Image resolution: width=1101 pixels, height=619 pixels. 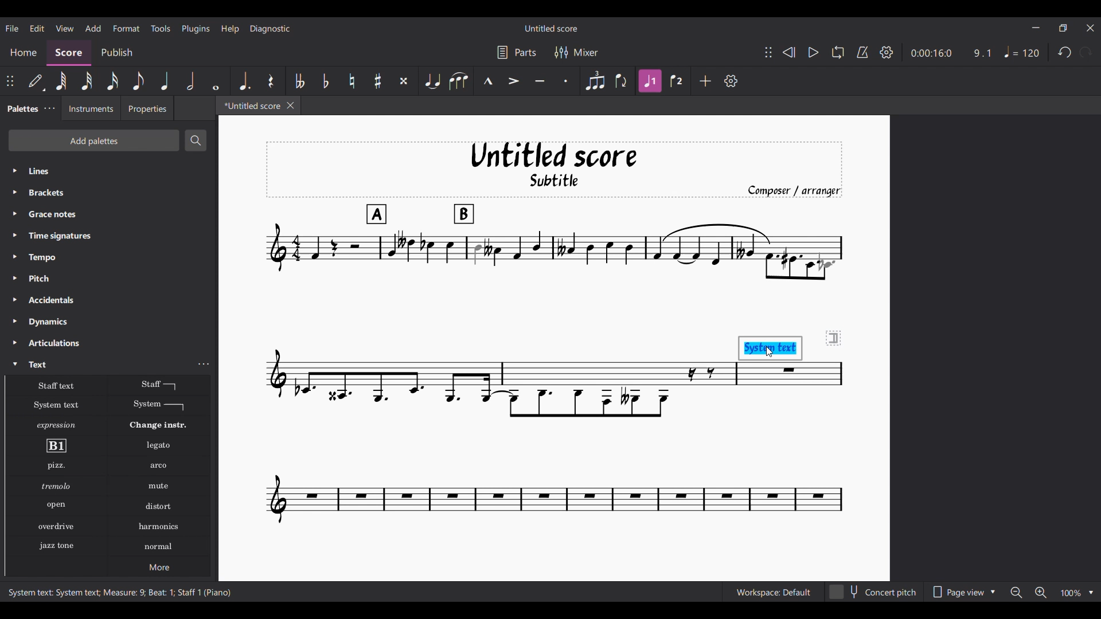 What do you see at coordinates (61, 81) in the screenshot?
I see `64th note` at bounding box center [61, 81].